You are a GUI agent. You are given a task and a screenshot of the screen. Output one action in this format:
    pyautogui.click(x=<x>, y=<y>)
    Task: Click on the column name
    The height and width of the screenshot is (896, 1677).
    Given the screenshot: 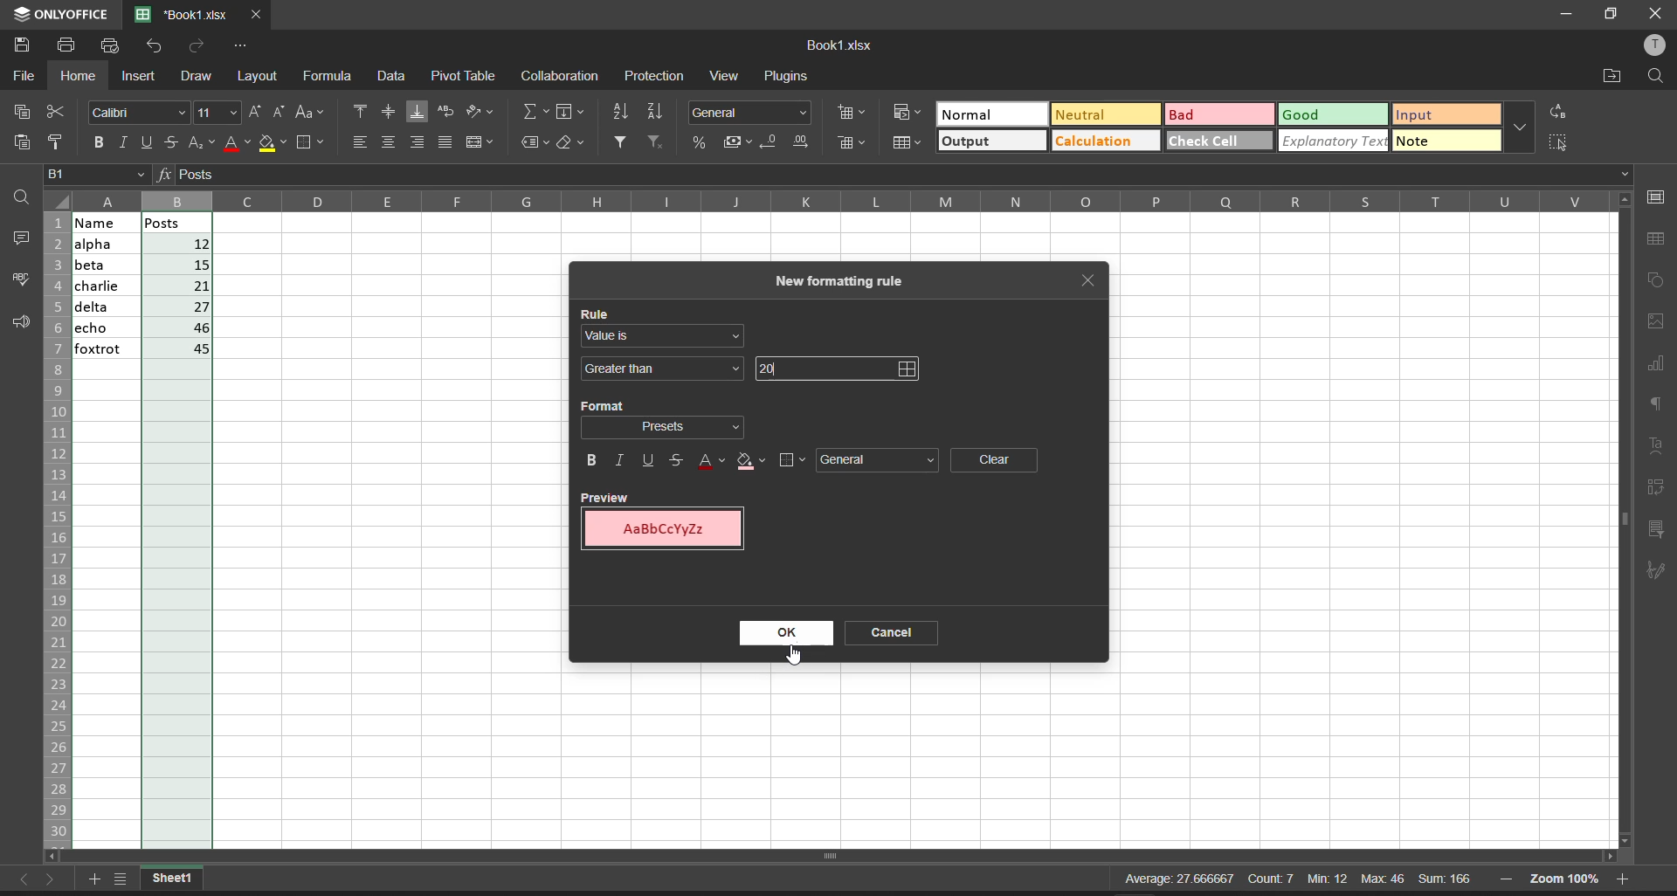 What is the action you would take?
    pyautogui.click(x=847, y=198)
    